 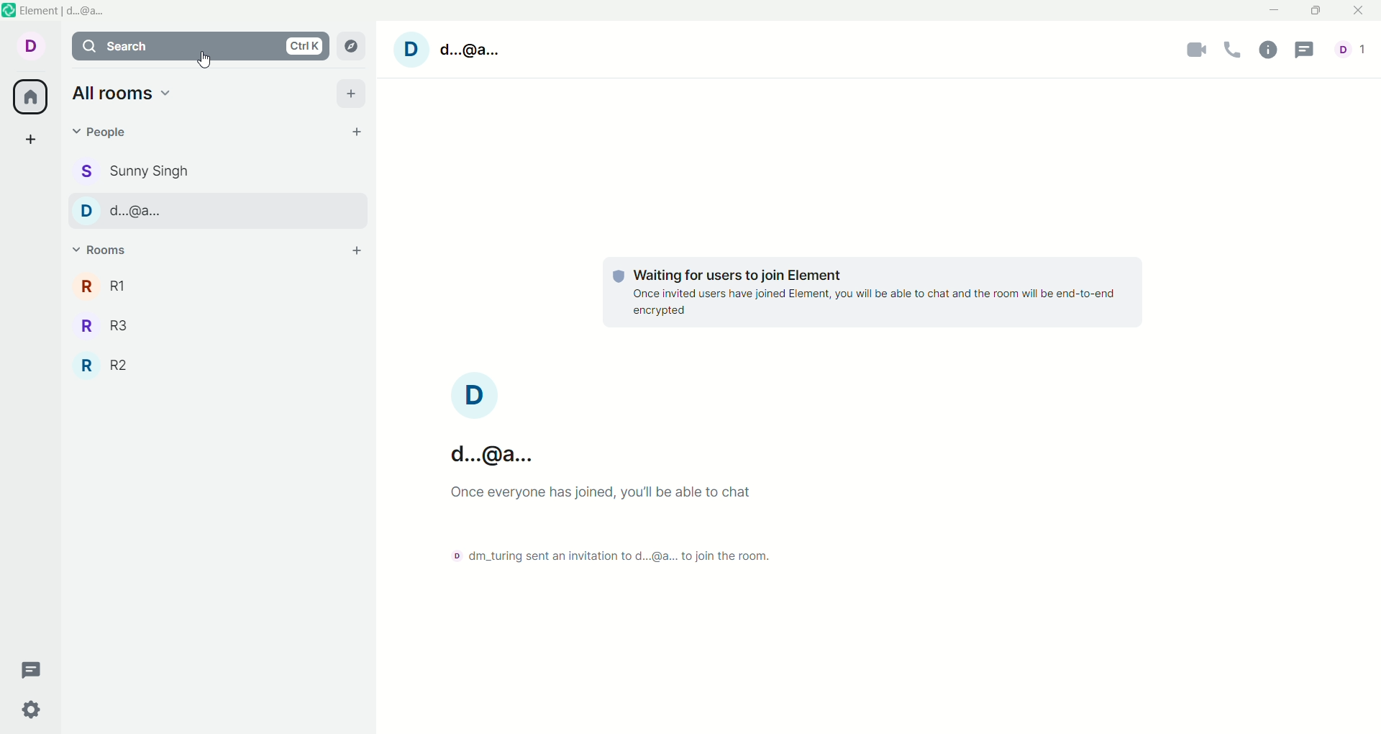 I want to click on R2, so click(x=107, y=365).